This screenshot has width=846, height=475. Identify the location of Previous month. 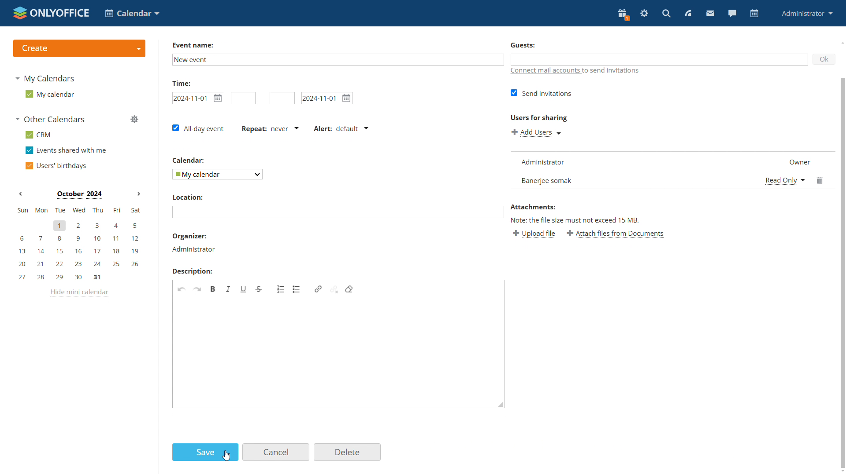
(21, 195).